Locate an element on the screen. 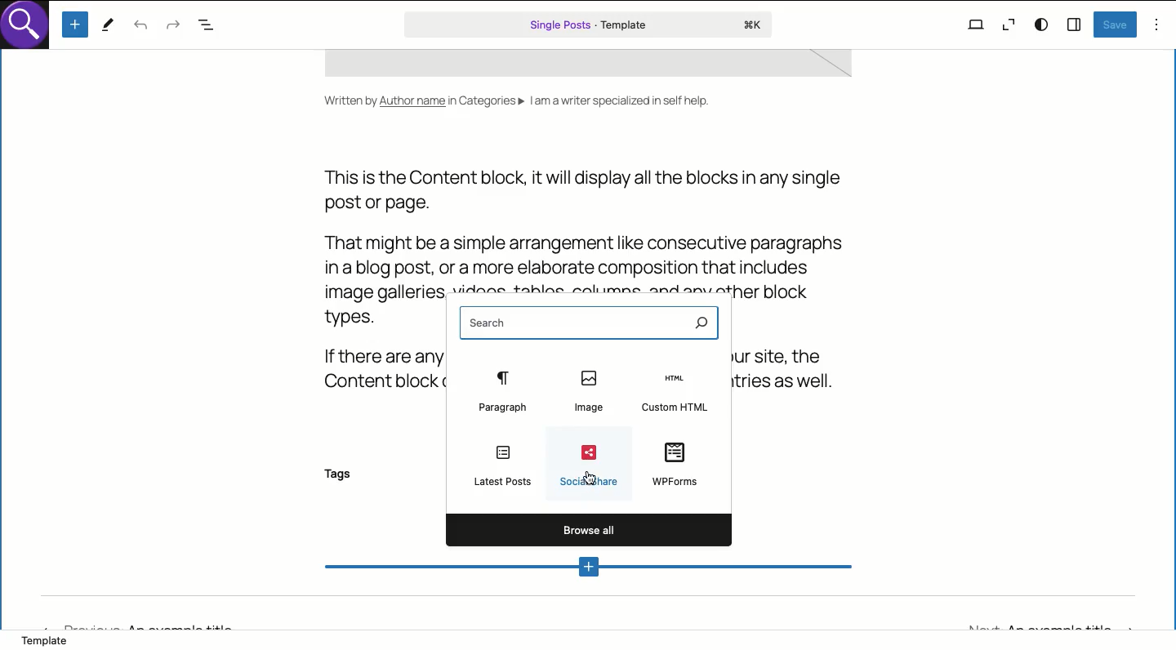  Undo is located at coordinates (140, 26).